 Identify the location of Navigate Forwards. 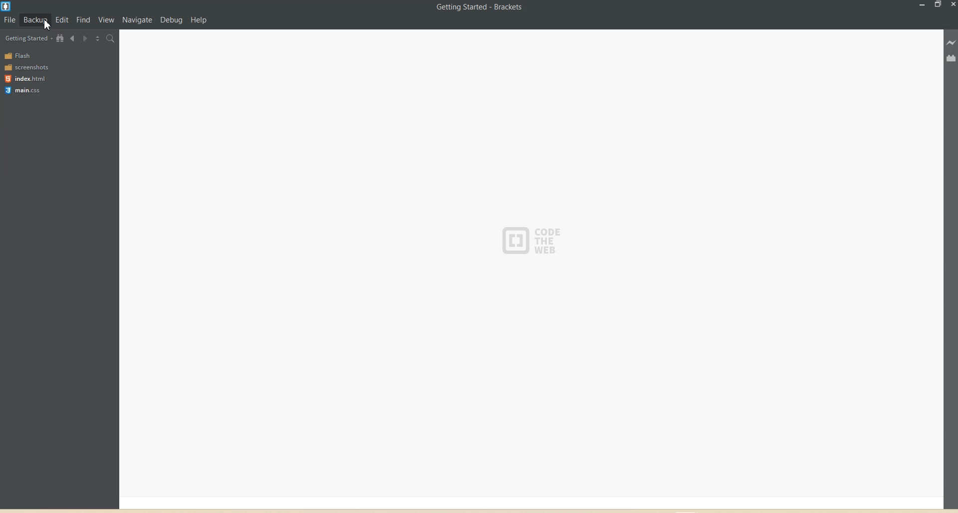
(85, 38).